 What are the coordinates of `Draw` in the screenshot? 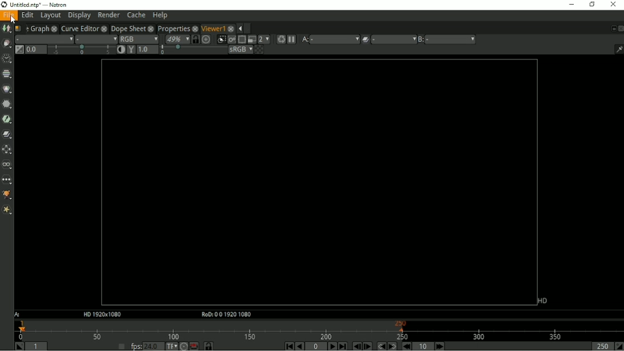 It's located at (7, 43).